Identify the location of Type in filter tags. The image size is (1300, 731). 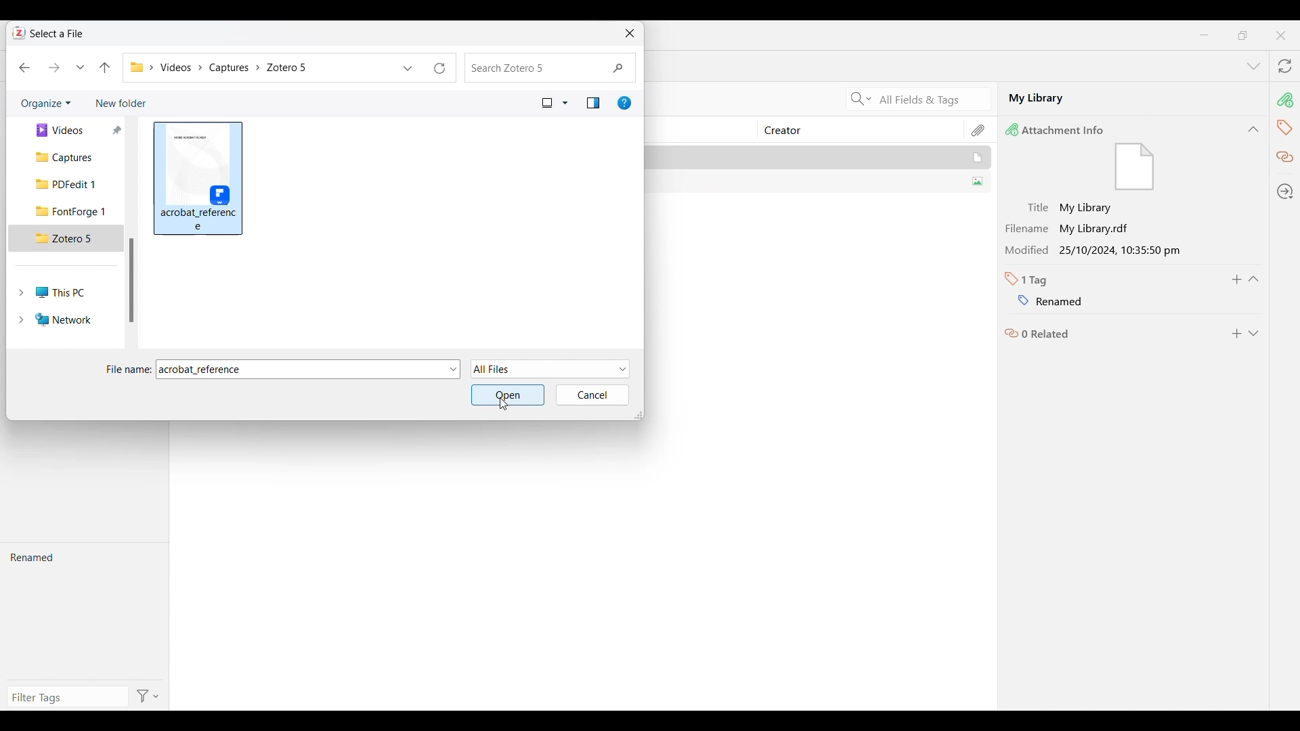
(67, 696).